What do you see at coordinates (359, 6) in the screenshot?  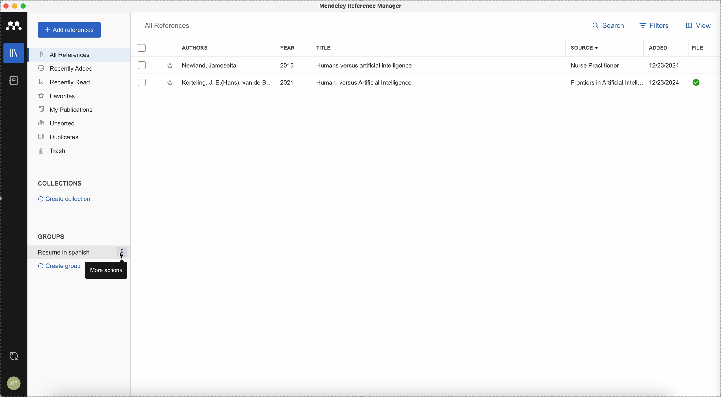 I see `Mendeley Reference Manager` at bounding box center [359, 6].